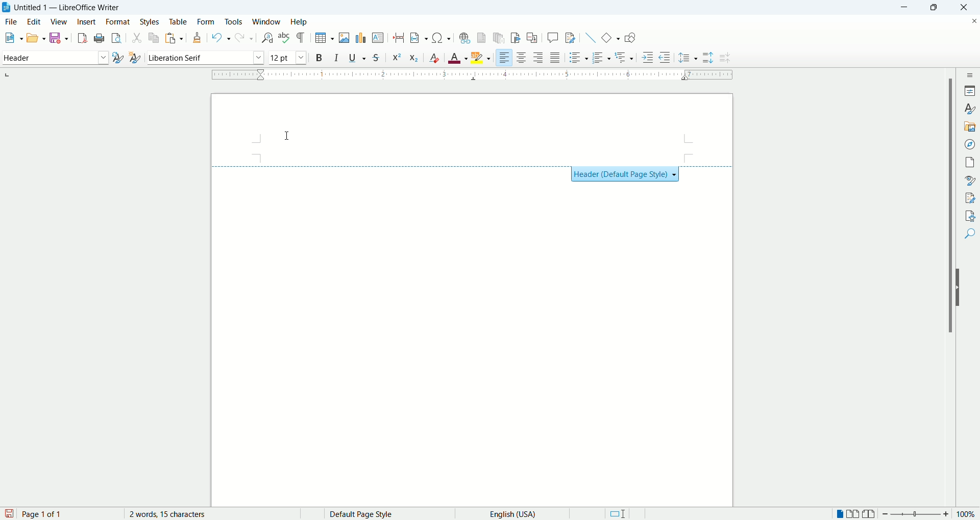  Describe the element at coordinates (60, 38) in the screenshot. I see `save` at that location.